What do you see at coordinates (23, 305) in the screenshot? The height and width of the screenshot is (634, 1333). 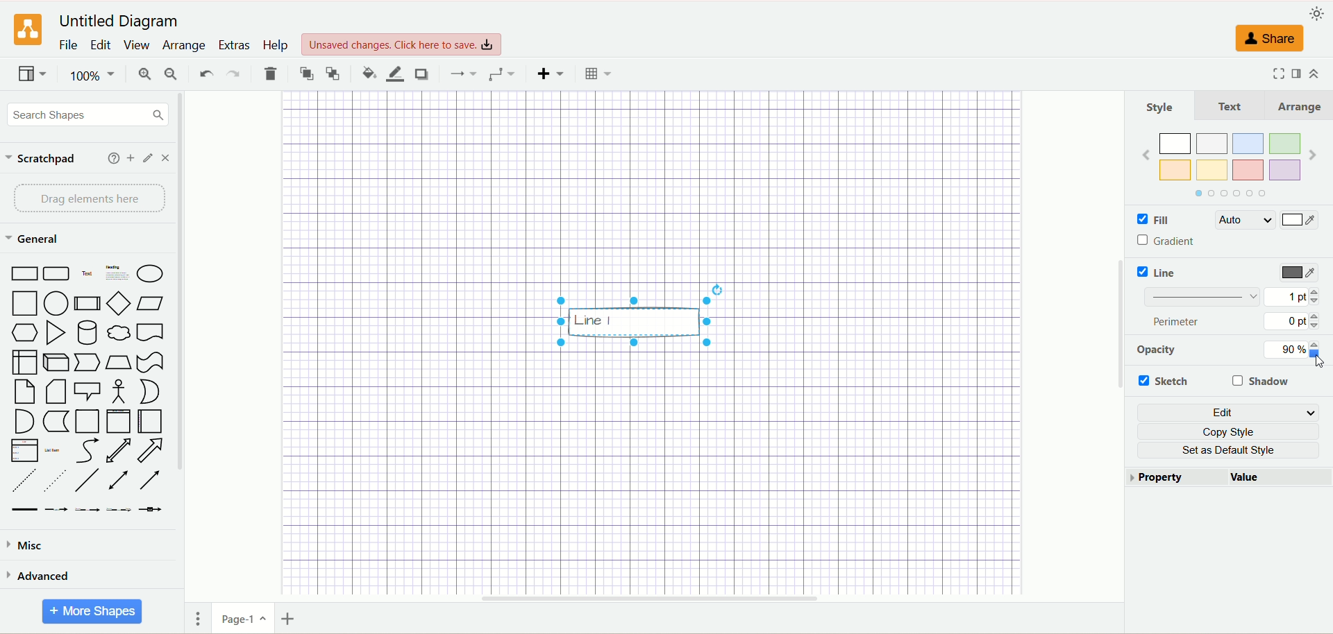 I see `Square` at bounding box center [23, 305].